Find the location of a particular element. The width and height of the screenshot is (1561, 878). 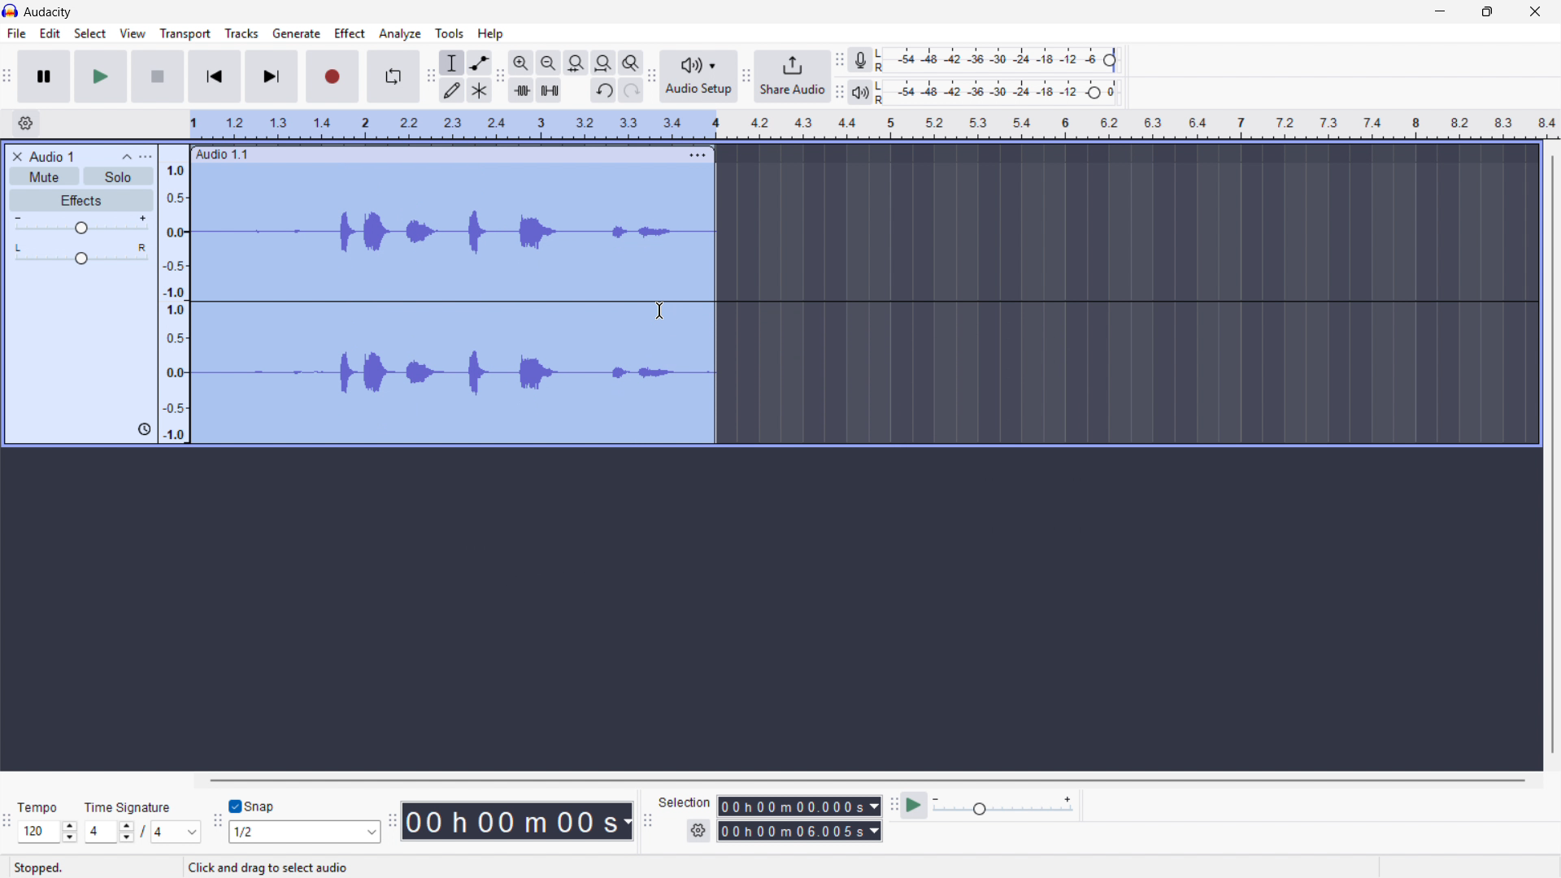

Horizontal scroll bar is located at coordinates (865, 780).